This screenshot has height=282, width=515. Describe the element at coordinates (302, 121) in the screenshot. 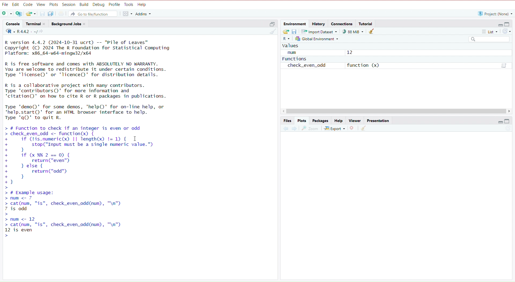

I see `plots` at that location.